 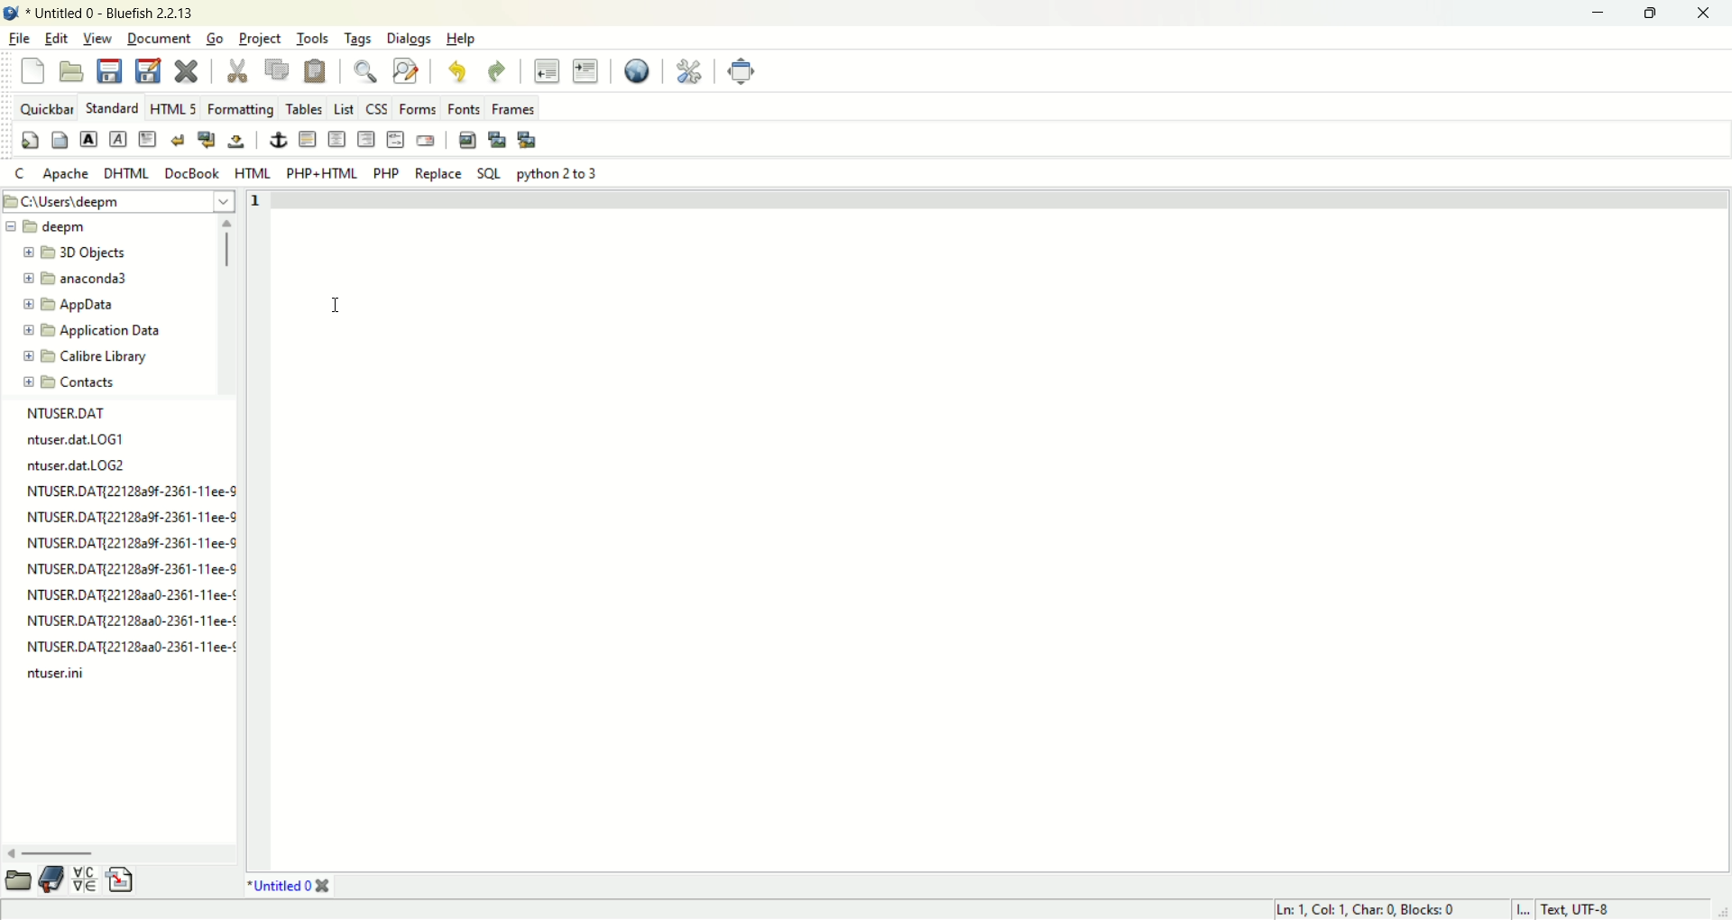 I want to click on NTUSER.DAT{221282a9f-2361-11ee-9, so click(x=132, y=547).